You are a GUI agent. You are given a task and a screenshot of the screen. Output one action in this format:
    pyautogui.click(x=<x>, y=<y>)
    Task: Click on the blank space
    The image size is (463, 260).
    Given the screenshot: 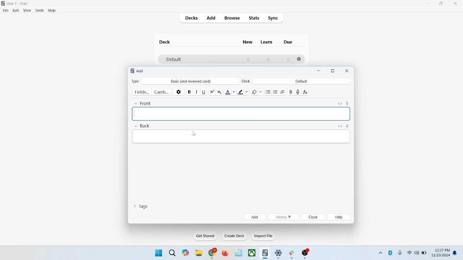 What is the action you would take?
    pyautogui.click(x=242, y=136)
    